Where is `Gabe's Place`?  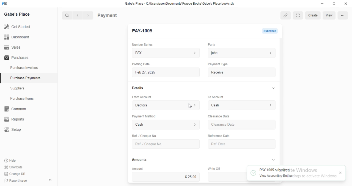 Gabe's Place is located at coordinates (18, 15).